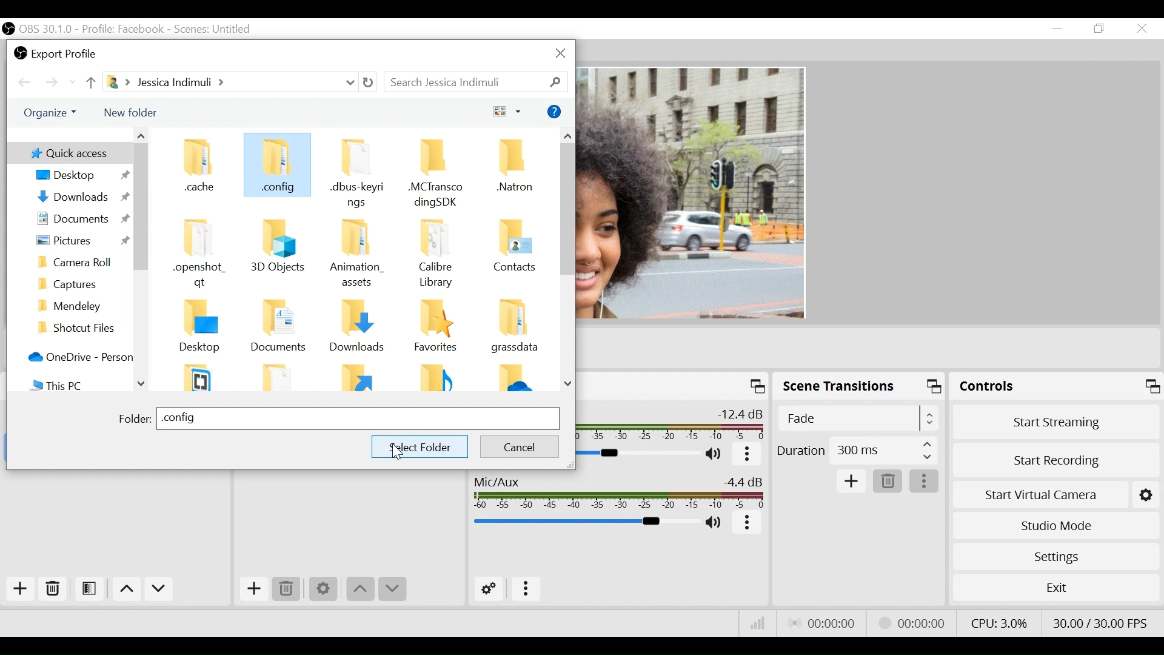 The width and height of the screenshot is (1164, 655). I want to click on Frame Per Second, so click(1101, 622).